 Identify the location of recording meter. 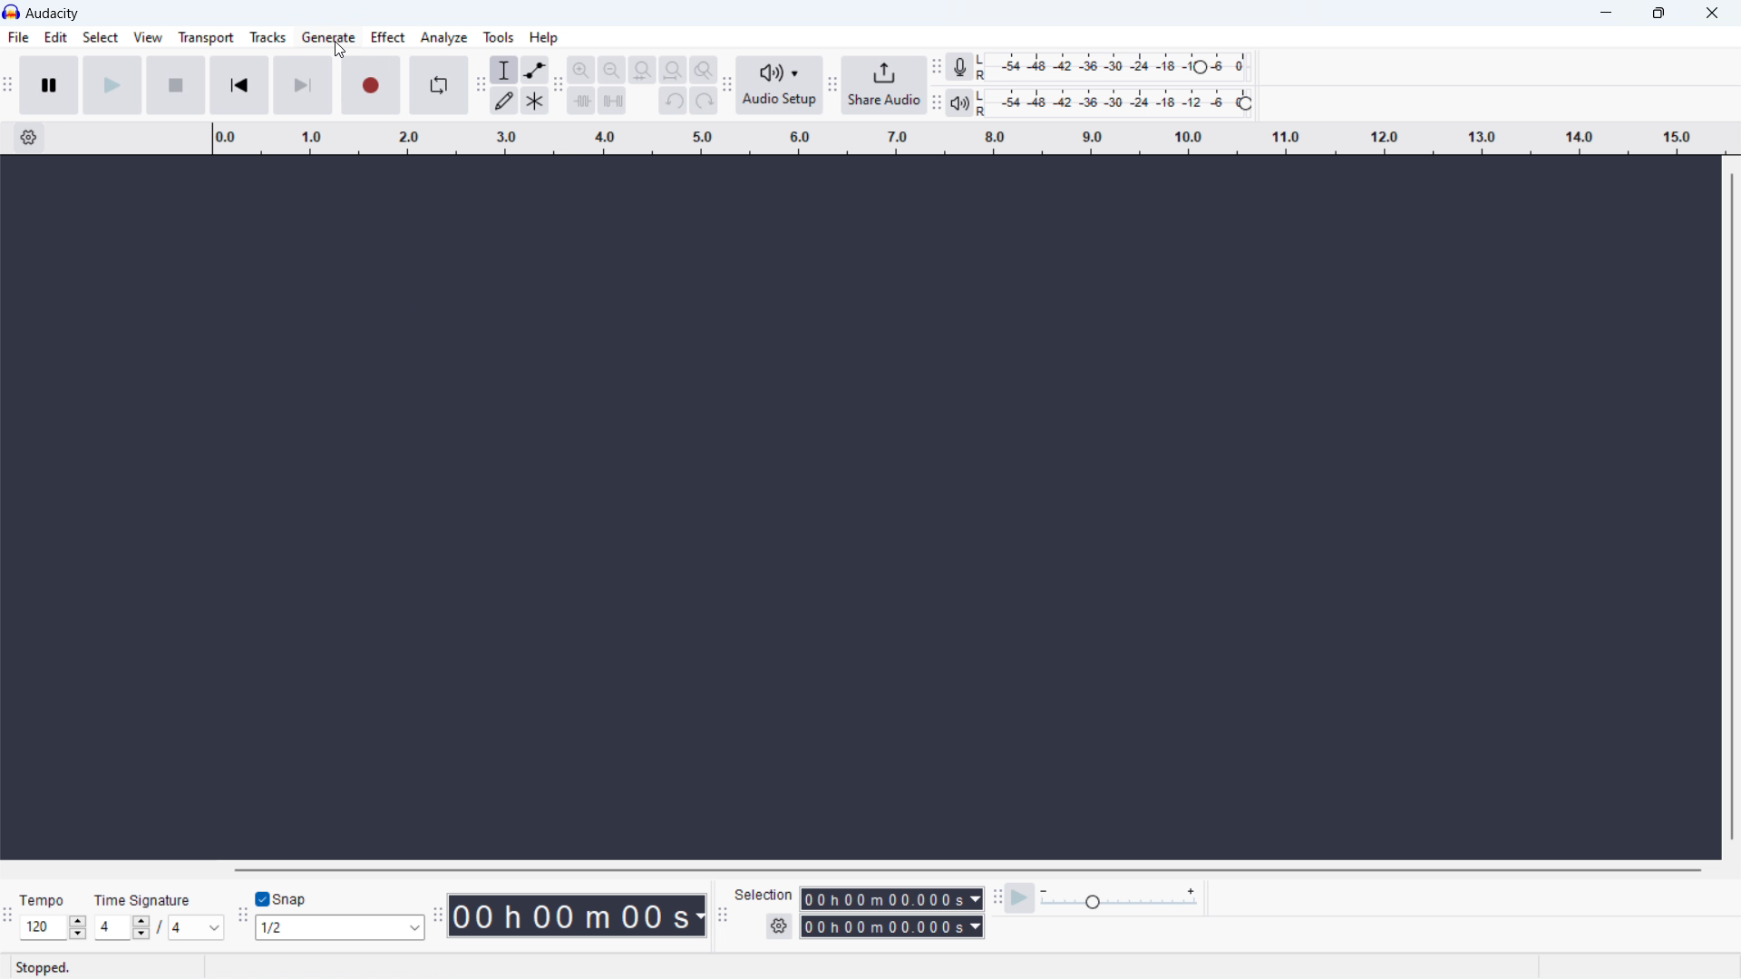
(959, 67).